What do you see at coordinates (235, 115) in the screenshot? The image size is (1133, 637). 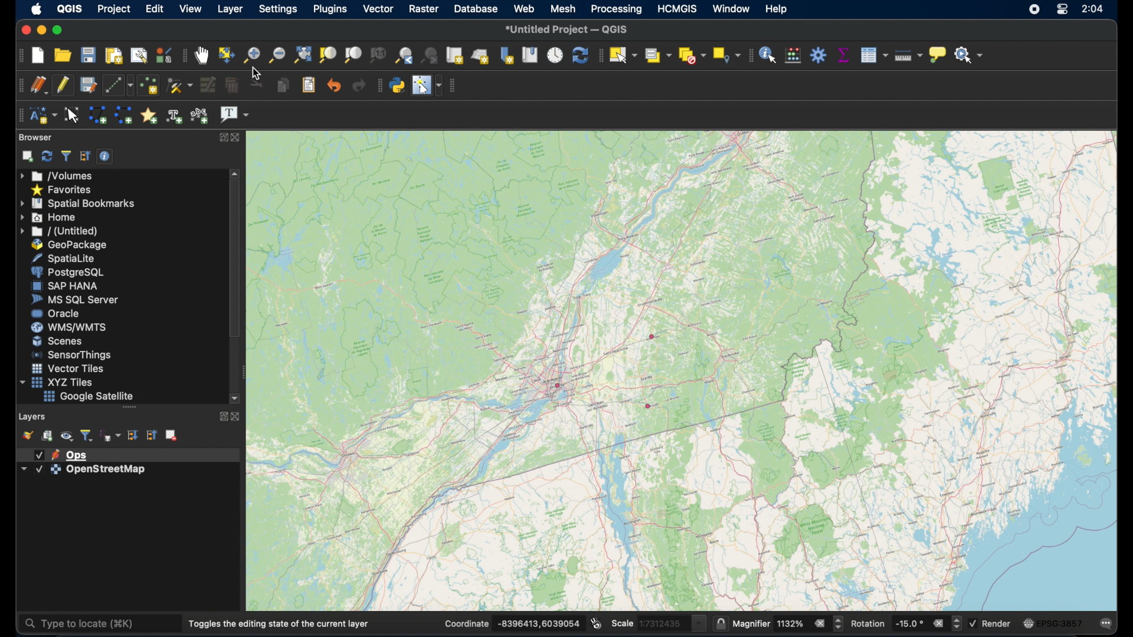 I see `text annotation` at bounding box center [235, 115].